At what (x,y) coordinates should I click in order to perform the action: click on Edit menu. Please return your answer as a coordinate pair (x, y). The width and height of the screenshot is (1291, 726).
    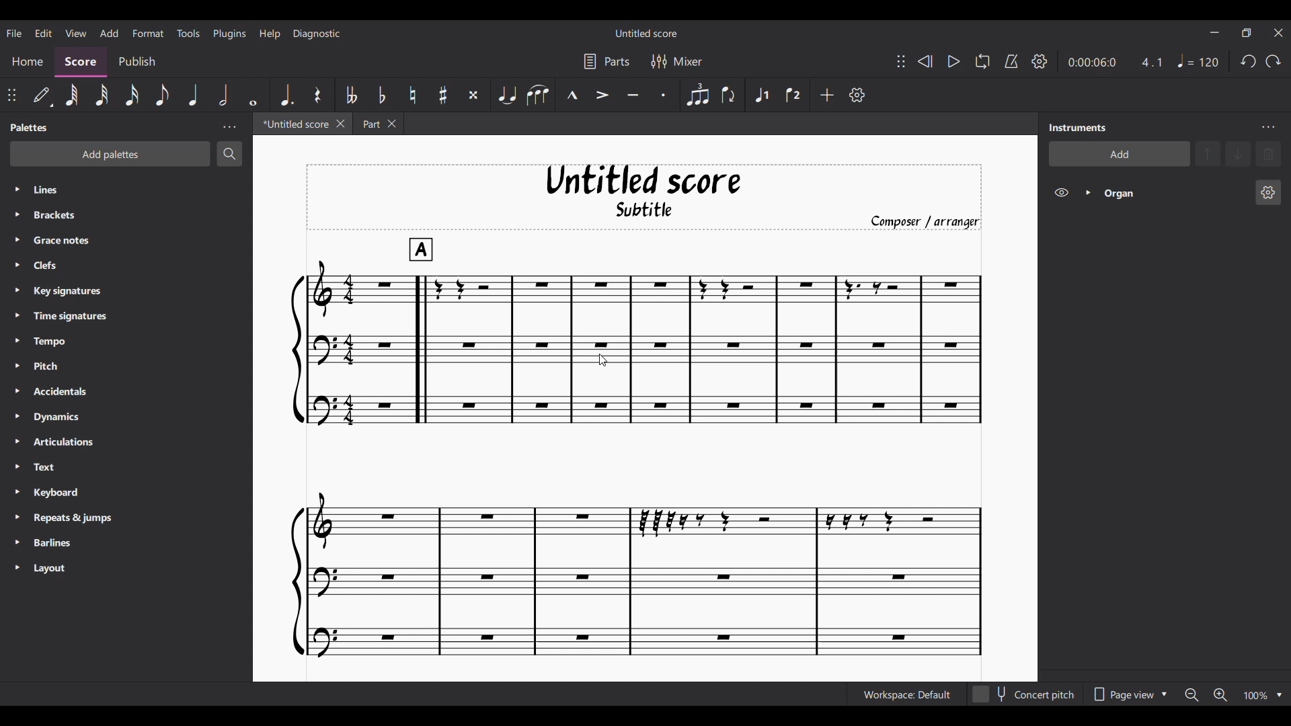
    Looking at the image, I should click on (44, 32).